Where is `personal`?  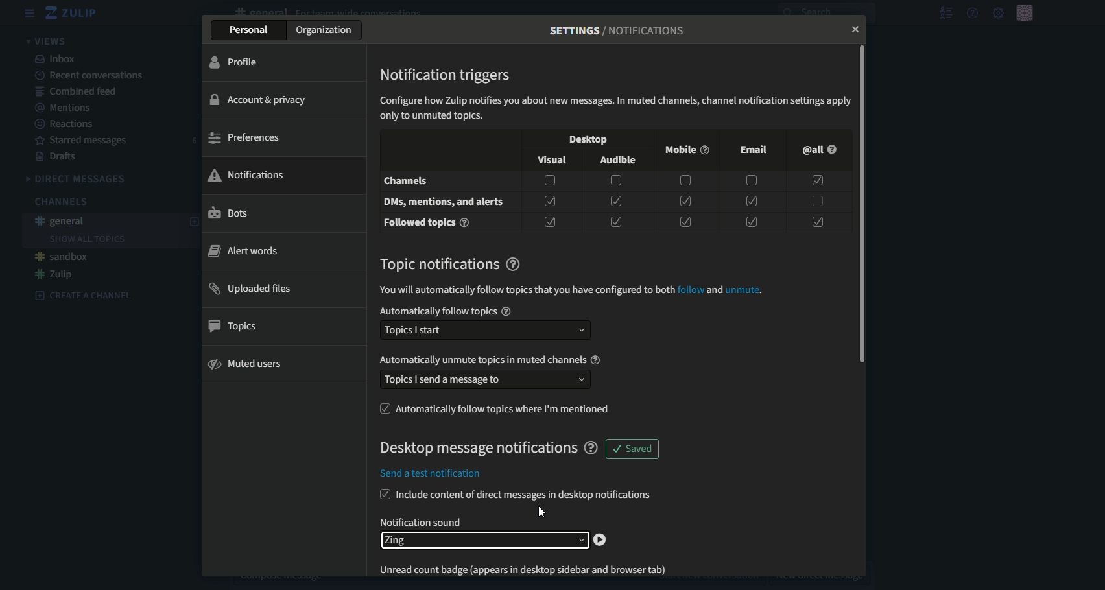
personal is located at coordinates (249, 31).